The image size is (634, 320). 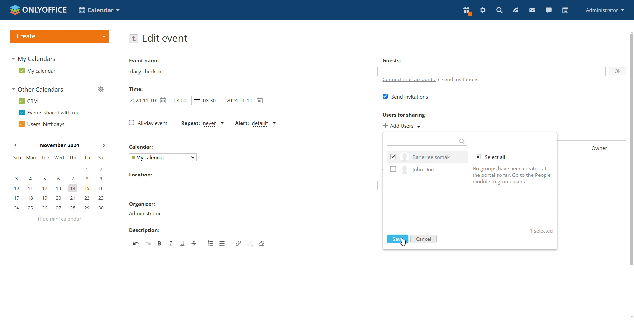 What do you see at coordinates (136, 243) in the screenshot?
I see `undo` at bounding box center [136, 243].